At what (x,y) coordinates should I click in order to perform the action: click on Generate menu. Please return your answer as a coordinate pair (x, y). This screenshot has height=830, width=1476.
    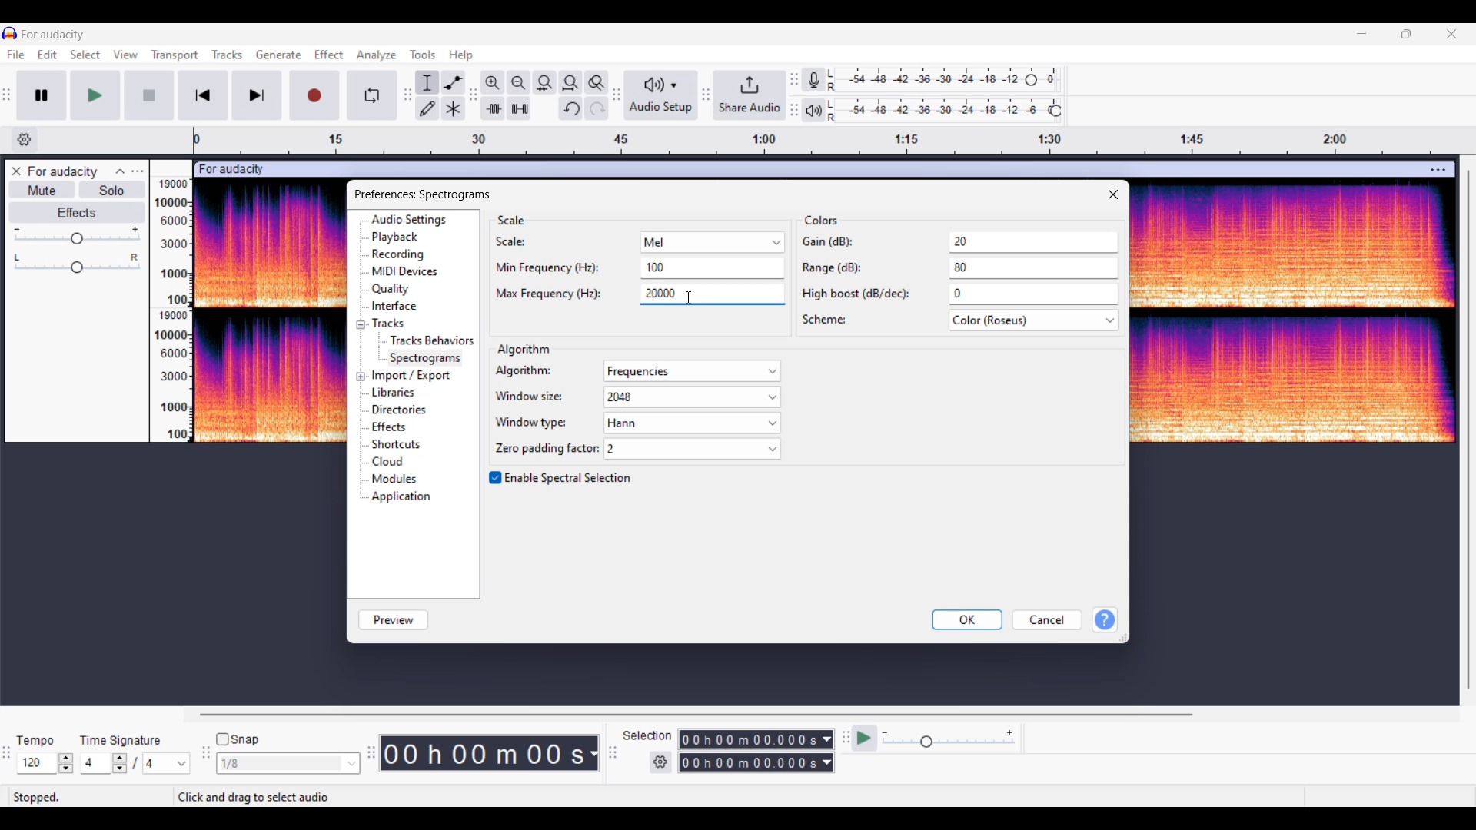
    Looking at the image, I should click on (279, 55).